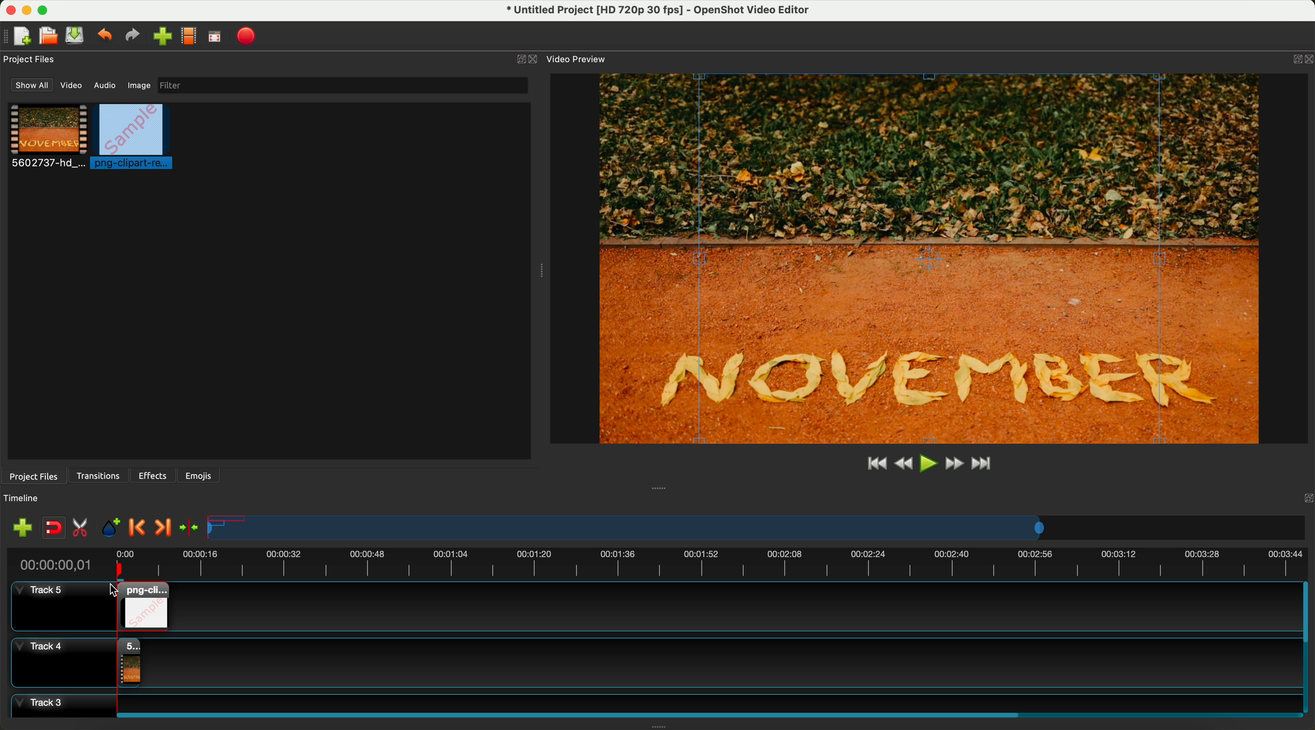  Describe the element at coordinates (215, 39) in the screenshot. I see `full screen` at that location.